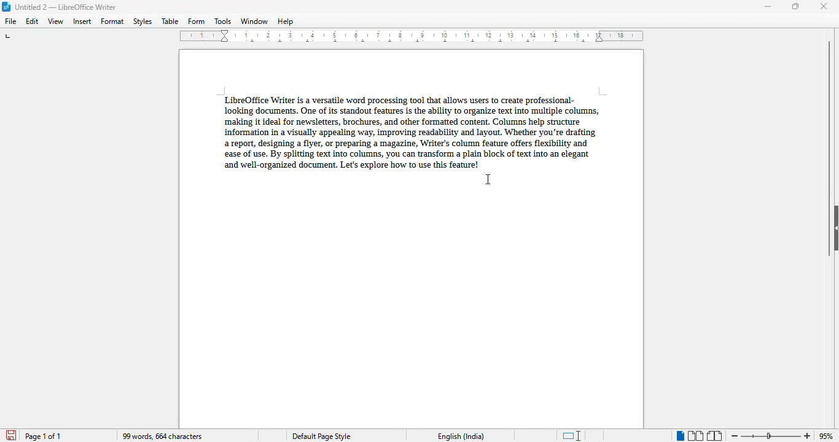 The height and width of the screenshot is (442, 839). What do you see at coordinates (768, 7) in the screenshot?
I see `minimize` at bounding box center [768, 7].